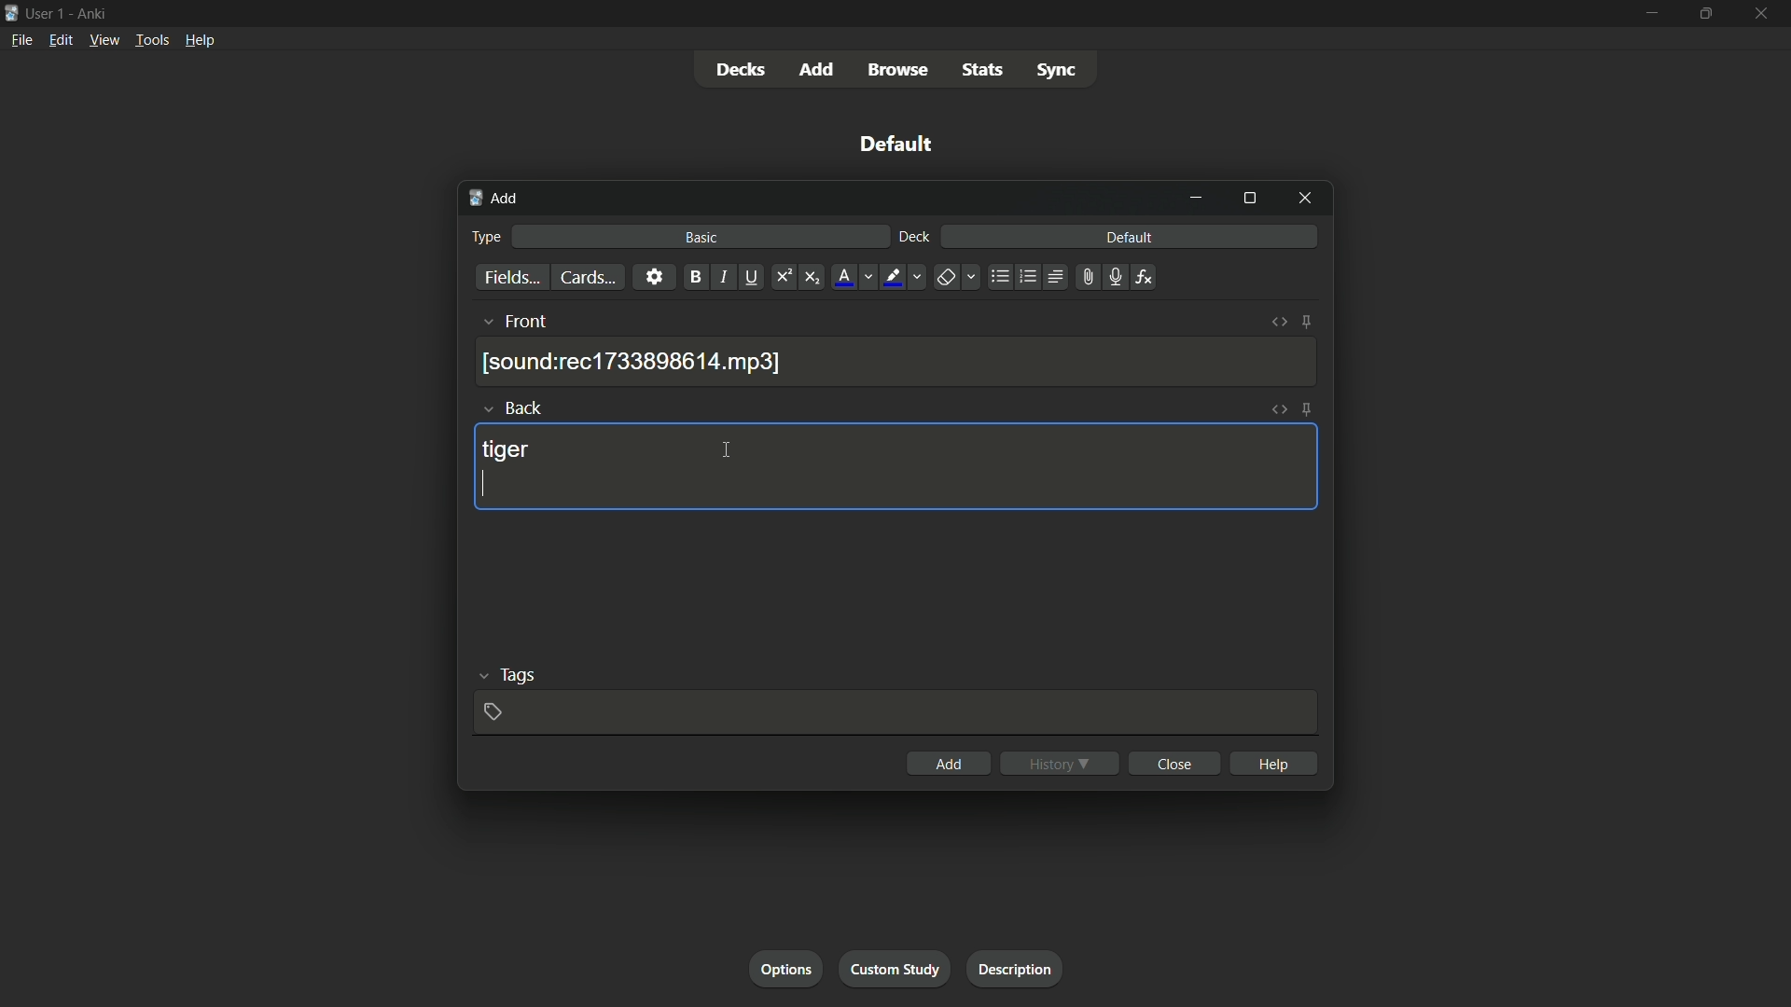 The height and width of the screenshot is (1007, 1791). I want to click on add, so click(818, 69).